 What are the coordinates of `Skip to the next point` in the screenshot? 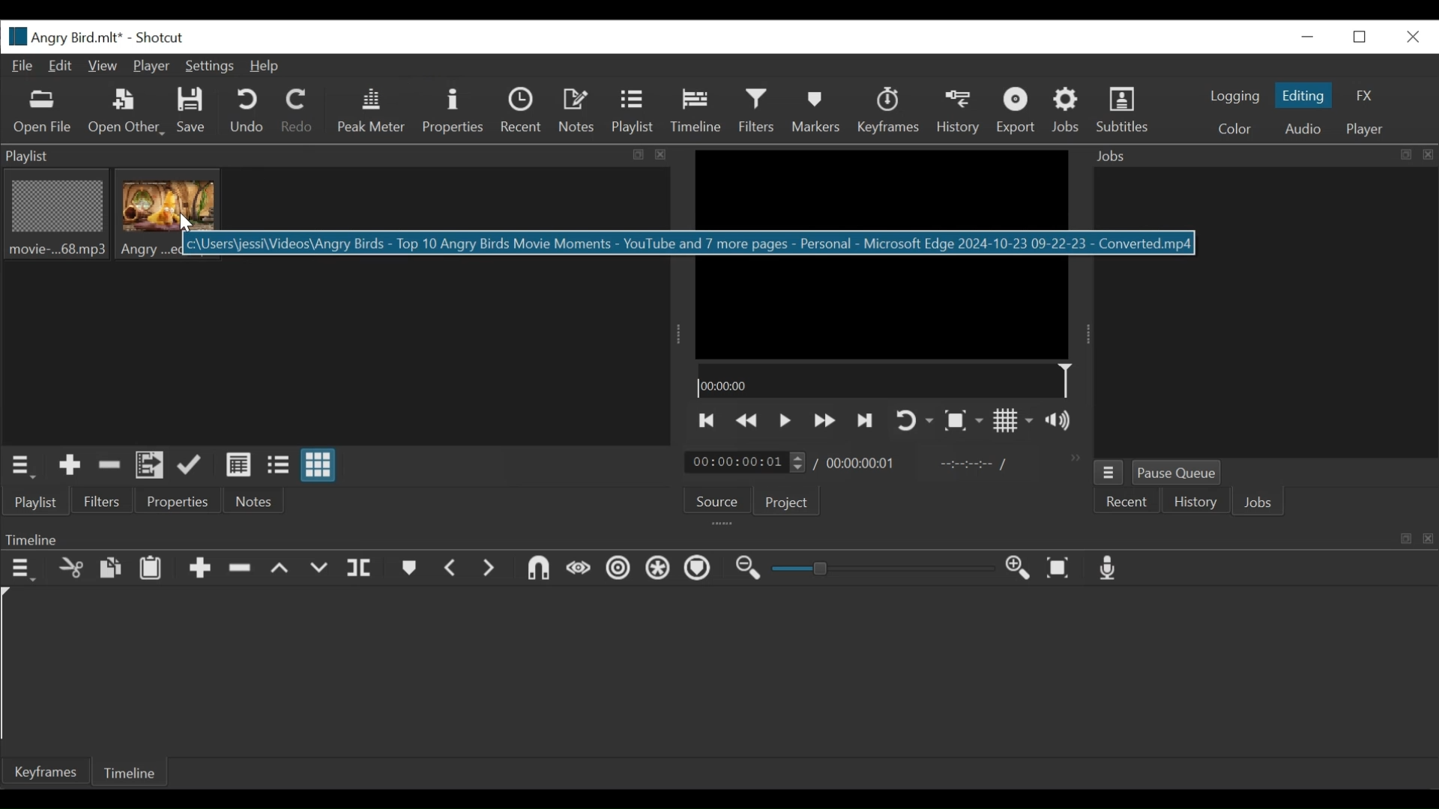 It's located at (865, 421).